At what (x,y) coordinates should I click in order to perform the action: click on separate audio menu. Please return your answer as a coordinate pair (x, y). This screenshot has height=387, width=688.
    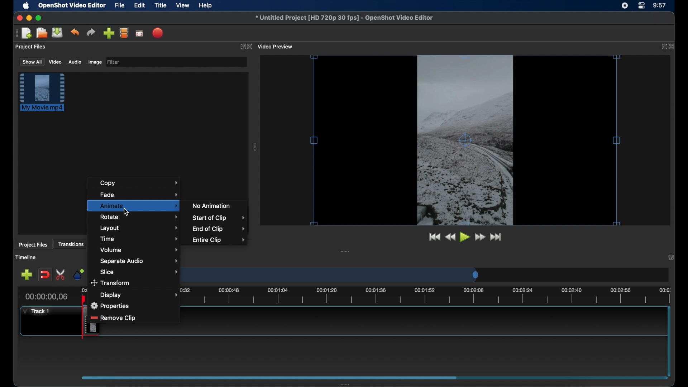
    Looking at the image, I should click on (139, 262).